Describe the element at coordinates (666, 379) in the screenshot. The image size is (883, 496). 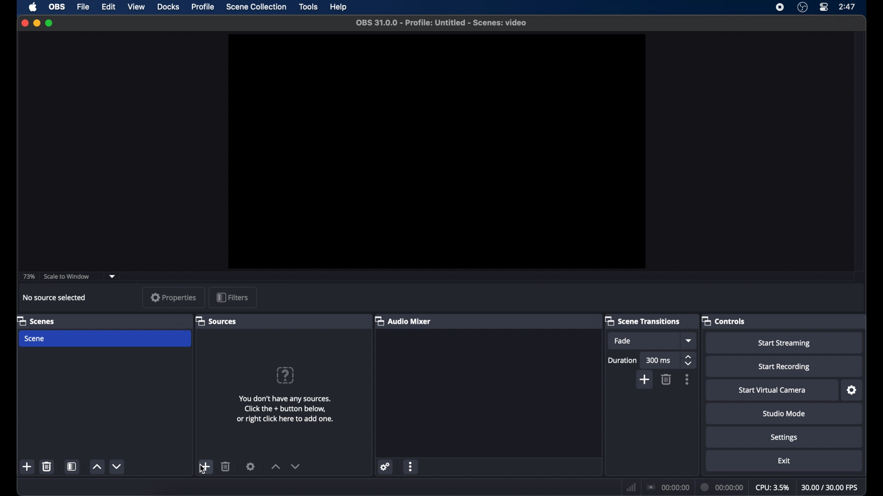
I see `delete` at that location.